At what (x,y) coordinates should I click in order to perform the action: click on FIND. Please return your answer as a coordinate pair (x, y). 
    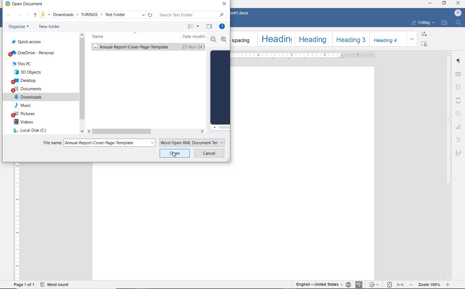
    Looking at the image, I should click on (459, 22).